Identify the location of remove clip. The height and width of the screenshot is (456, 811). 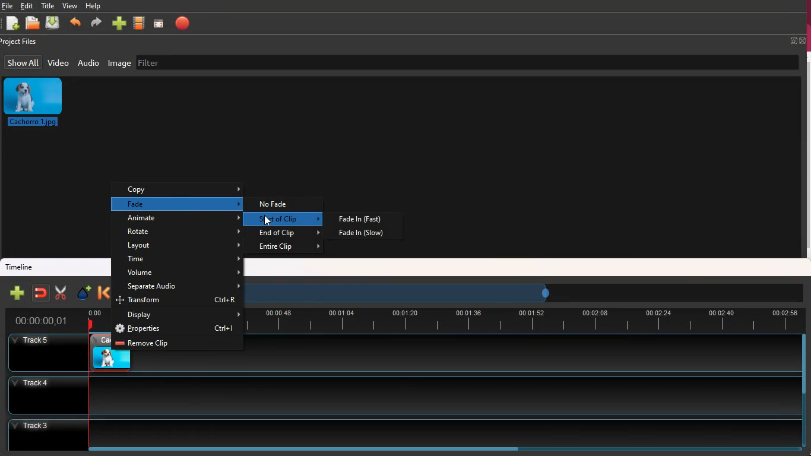
(176, 344).